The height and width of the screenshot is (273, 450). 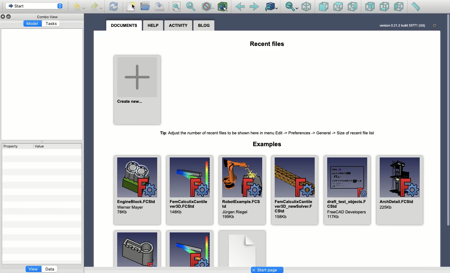 I want to click on Fit selection, so click(x=192, y=6).